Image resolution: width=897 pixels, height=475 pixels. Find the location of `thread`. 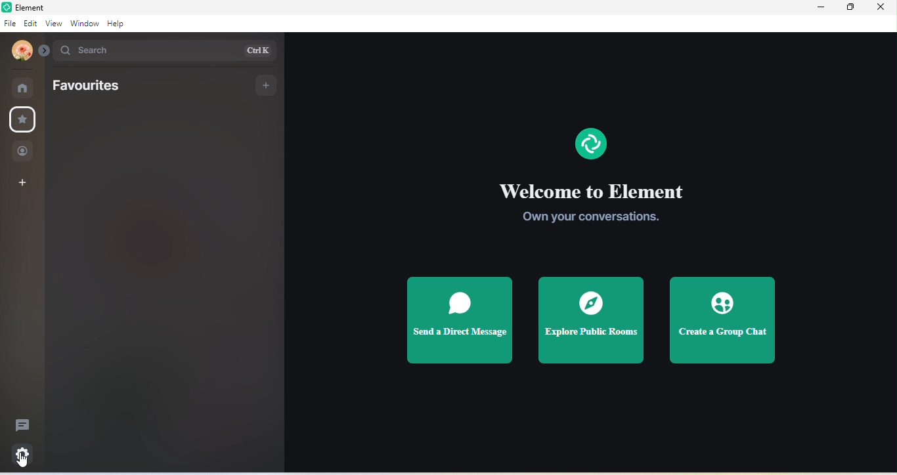

thread is located at coordinates (21, 423).